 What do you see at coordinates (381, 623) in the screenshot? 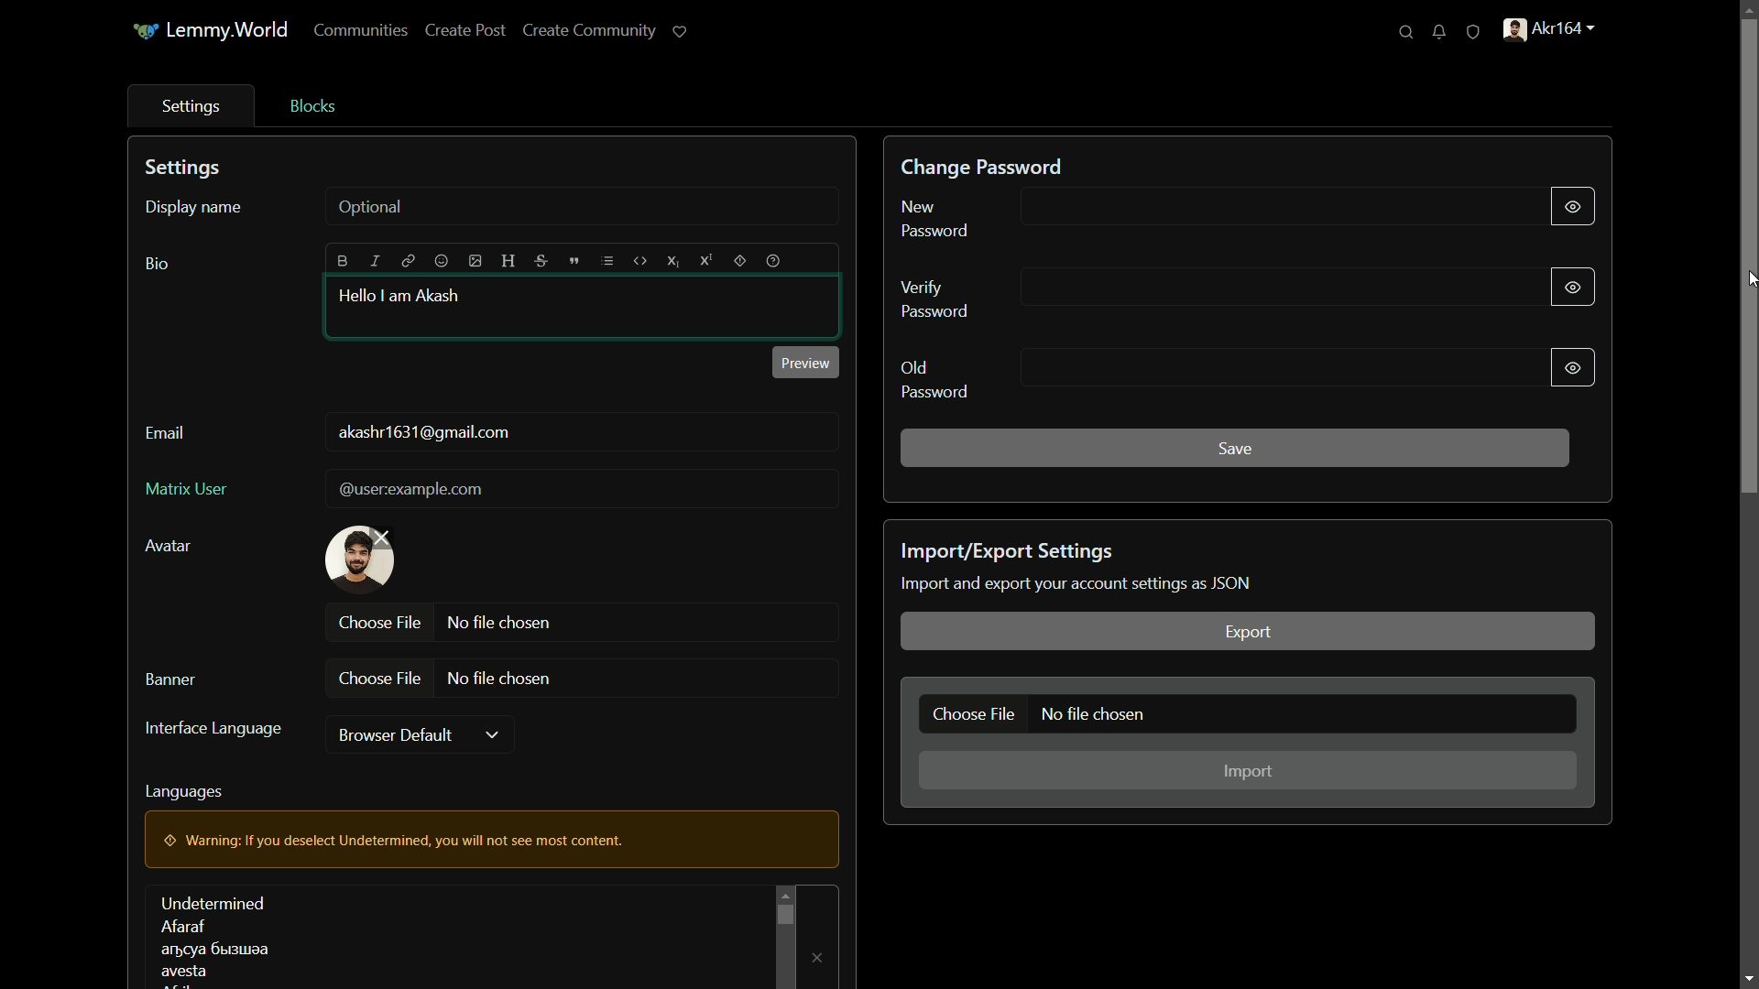
I see `choose file` at bounding box center [381, 623].